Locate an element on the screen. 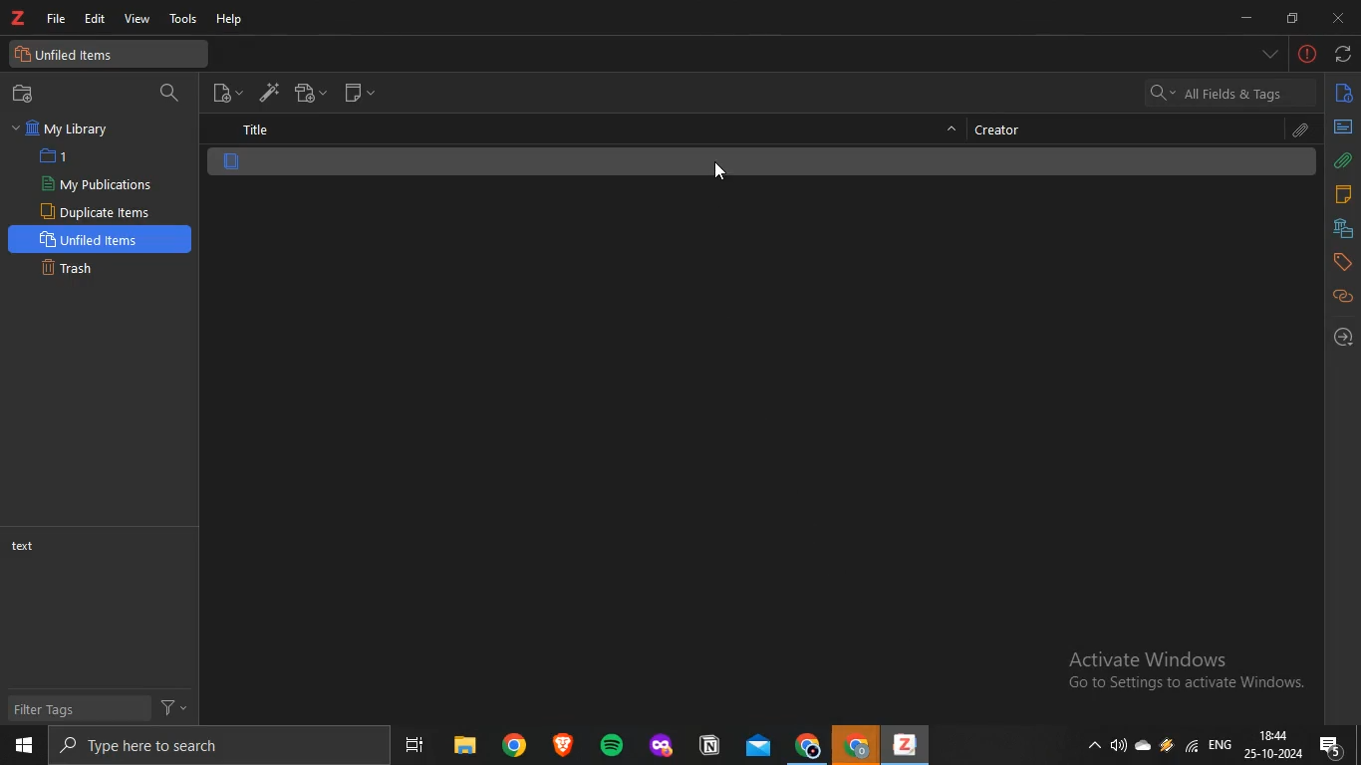  date is located at coordinates (1271, 755).